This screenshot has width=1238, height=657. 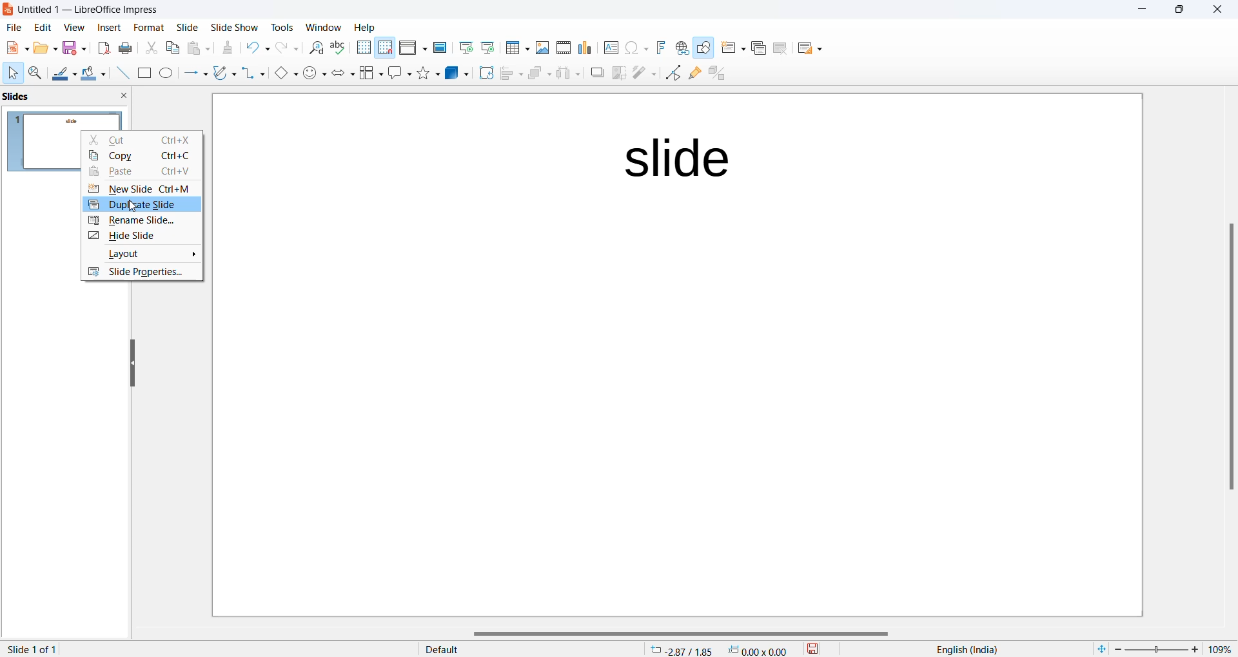 What do you see at coordinates (141, 273) in the screenshot?
I see `slide properties` at bounding box center [141, 273].